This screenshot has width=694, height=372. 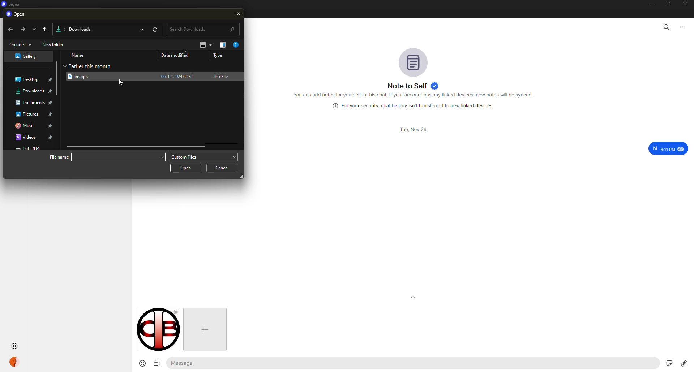 What do you see at coordinates (413, 86) in the screenshot?
I see `note to self` at bounding box center [413, 86].